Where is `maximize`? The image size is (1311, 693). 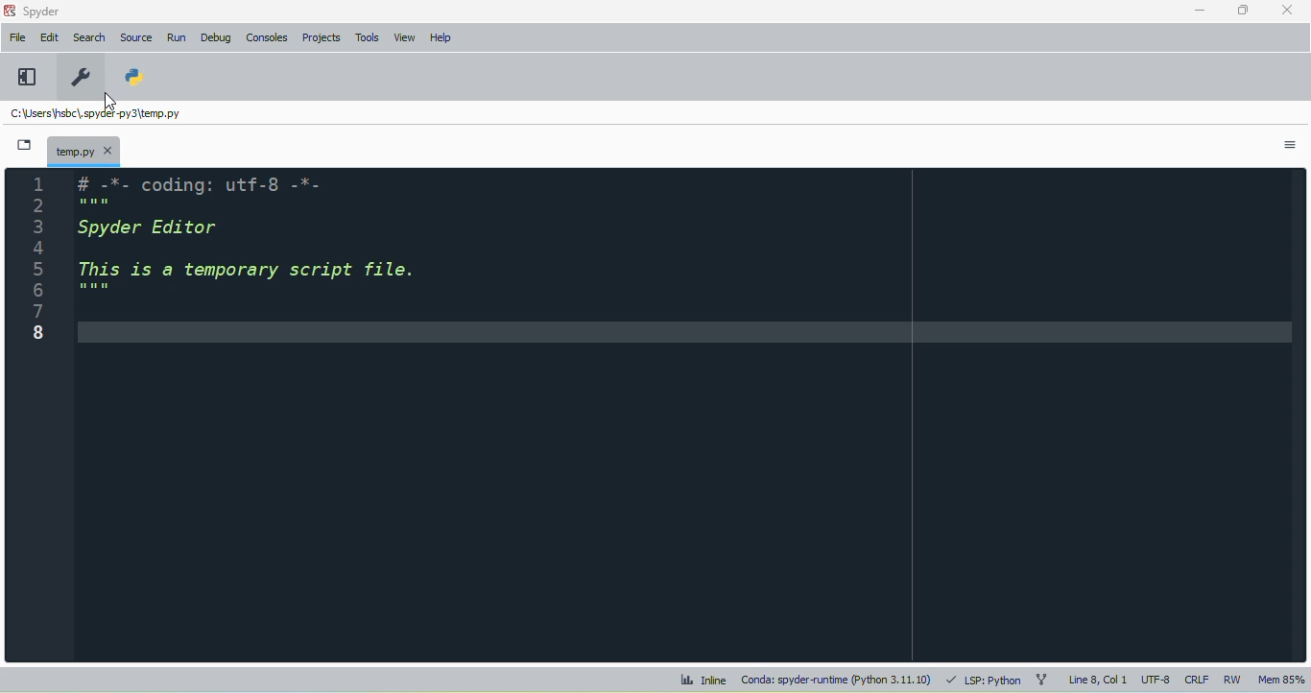 maximize is located at coordinates (1242, 10).